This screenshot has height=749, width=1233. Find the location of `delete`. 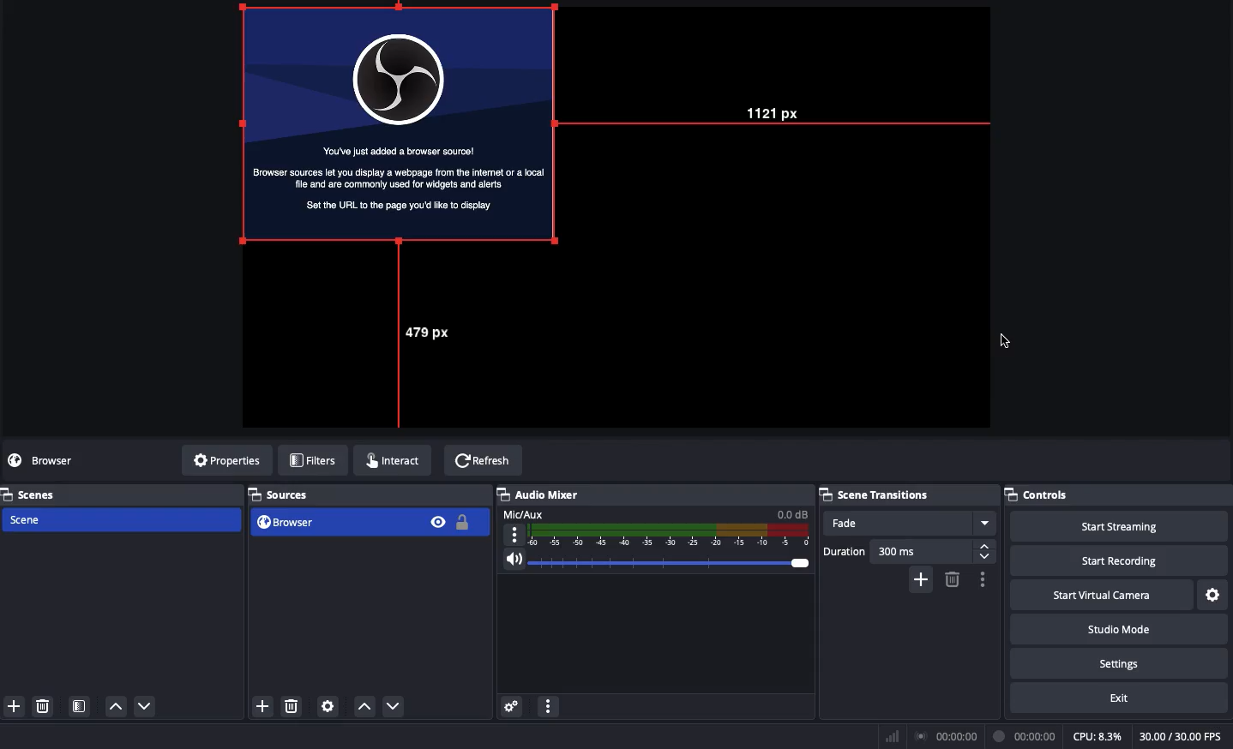

delete is located at coordinates (287, 701).